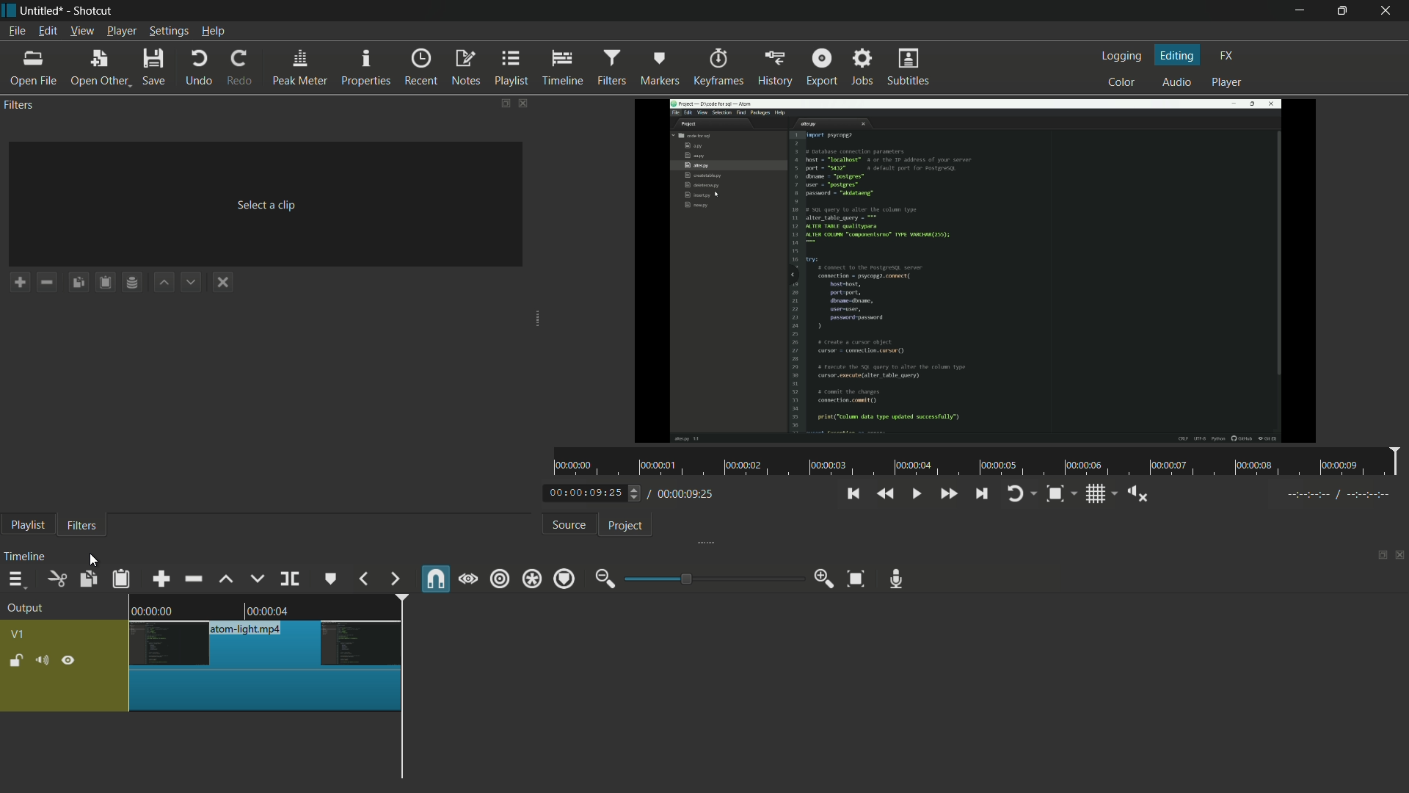 The image size is (1409, 793). What do you see at coordinates (17, 634) in the screenshot?
I see `v1` at bounding box center [17, 634].